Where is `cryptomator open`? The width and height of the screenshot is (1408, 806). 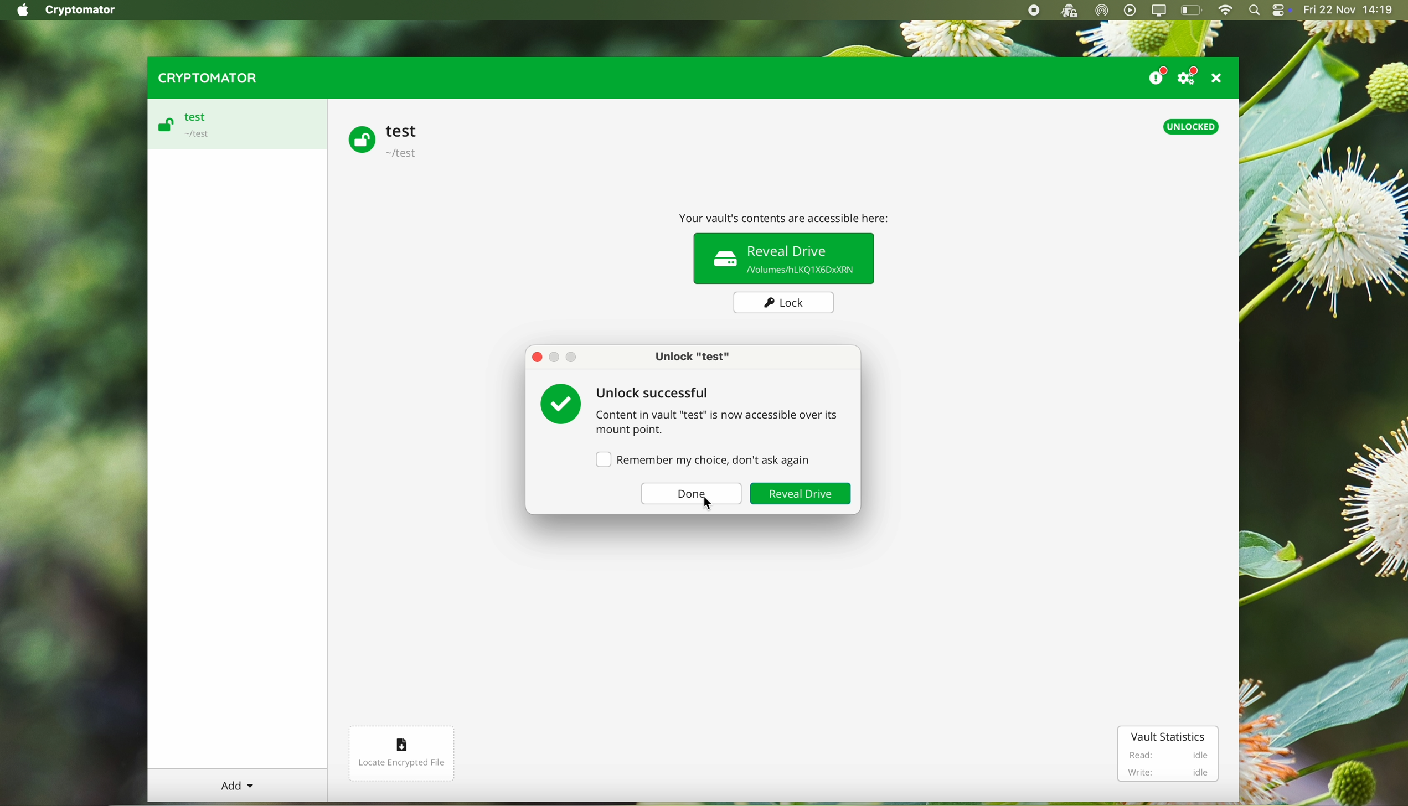 cryptomator open is located at coordinates (1066, 11).